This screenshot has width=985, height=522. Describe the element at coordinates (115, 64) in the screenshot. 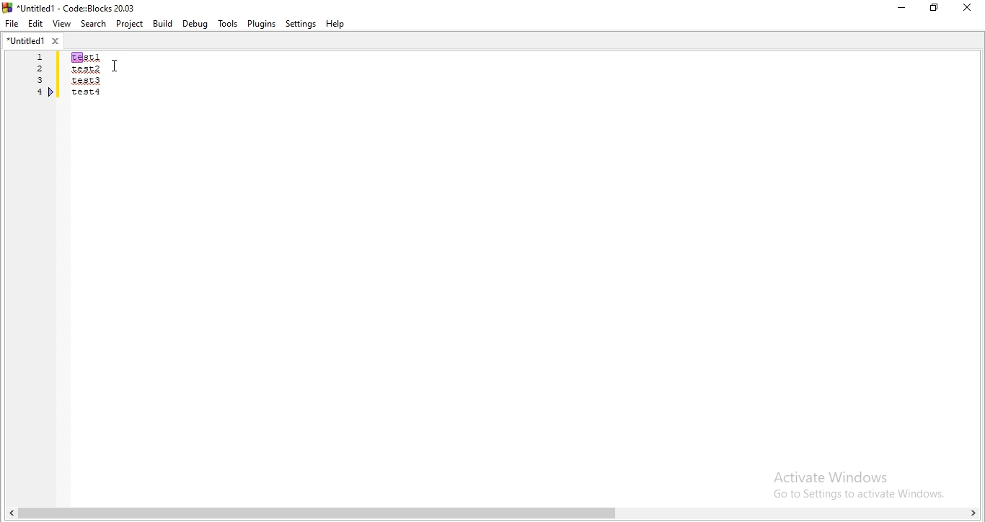

I see `cursor` at that location.